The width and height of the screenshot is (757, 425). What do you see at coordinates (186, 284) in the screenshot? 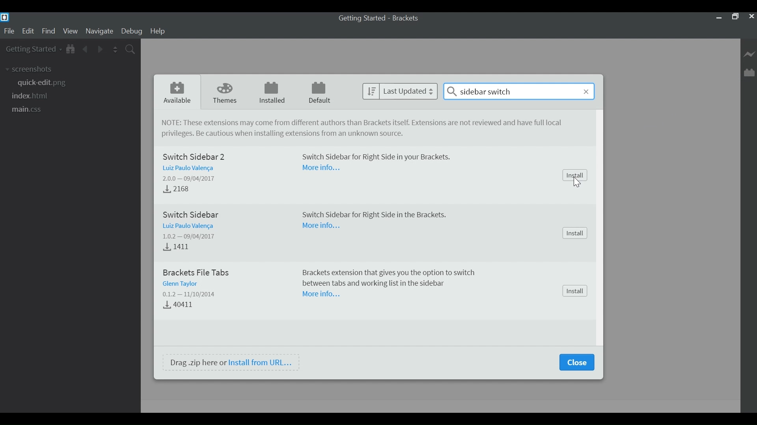
I see `Author` at bounding box center [186, 284].